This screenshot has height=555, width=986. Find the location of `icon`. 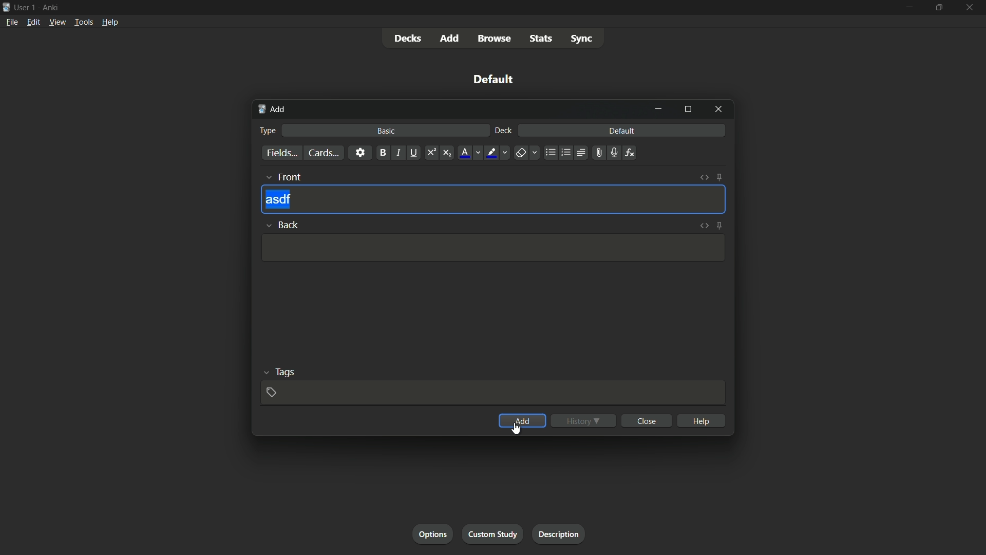

icon is located at coordinates (6, 6).